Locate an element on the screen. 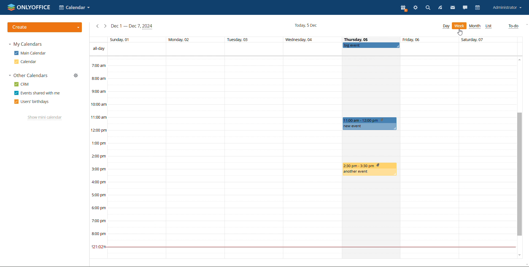 The width and height of the screenshot is (529, 267). my calendars is located at coordinates (26, 44).